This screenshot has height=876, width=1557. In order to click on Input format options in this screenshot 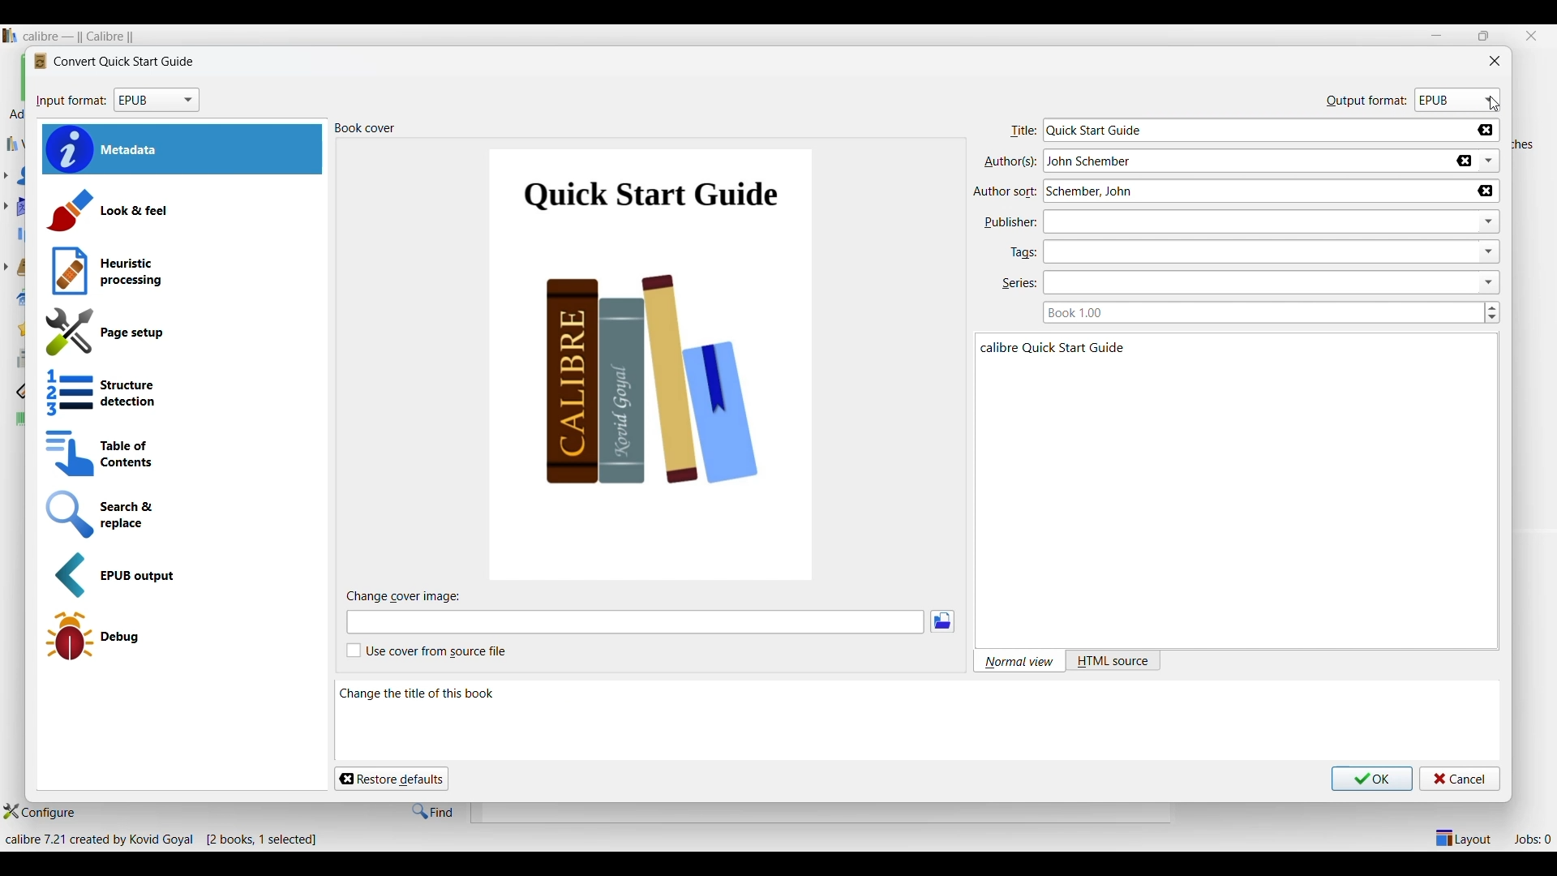, I will do `click(157, 101)`.